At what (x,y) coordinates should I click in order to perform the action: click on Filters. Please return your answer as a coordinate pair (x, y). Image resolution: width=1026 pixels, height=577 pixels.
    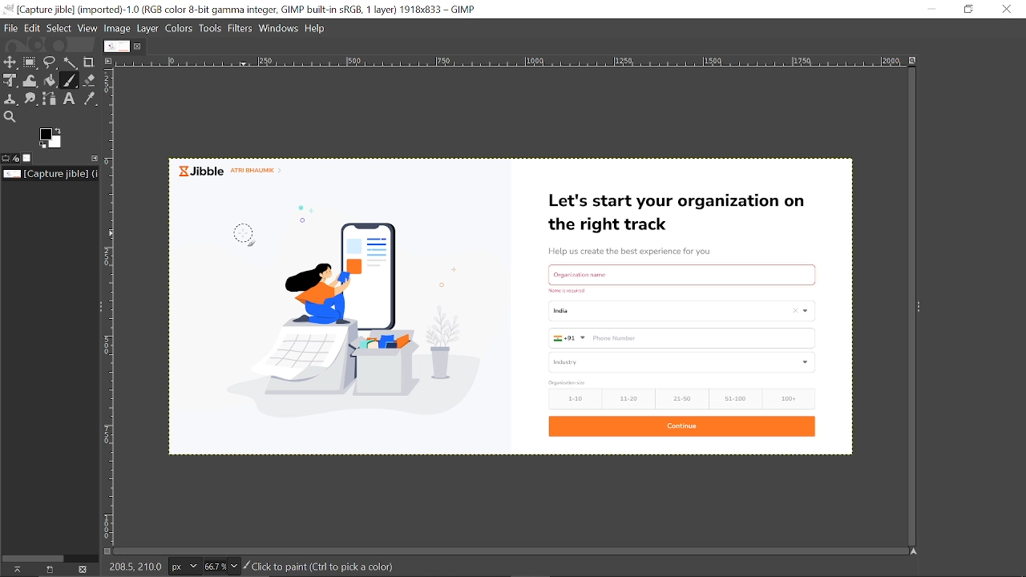
    Looking at the image, I should click on (241, 30).